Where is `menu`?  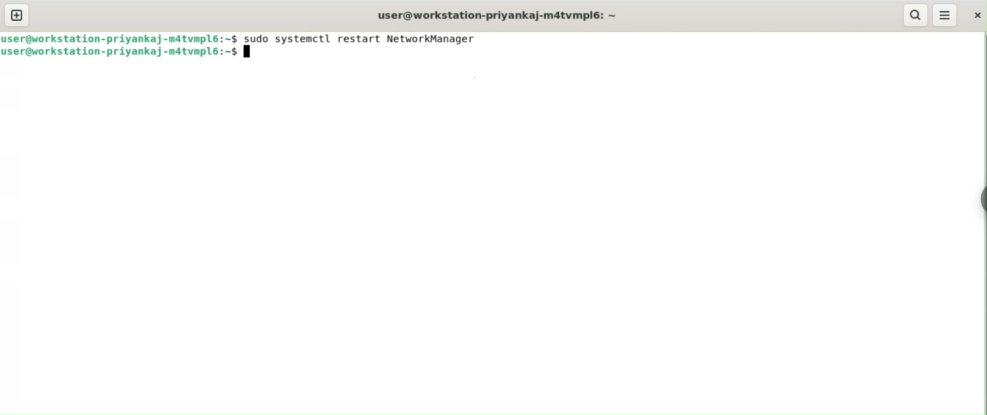 menu is located at coordinates (946, 14).